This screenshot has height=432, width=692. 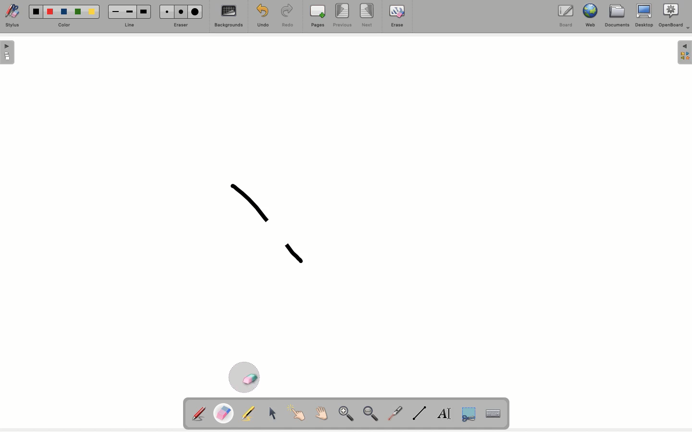 I want to click on OpenBoard, so click(x=675, y=16).